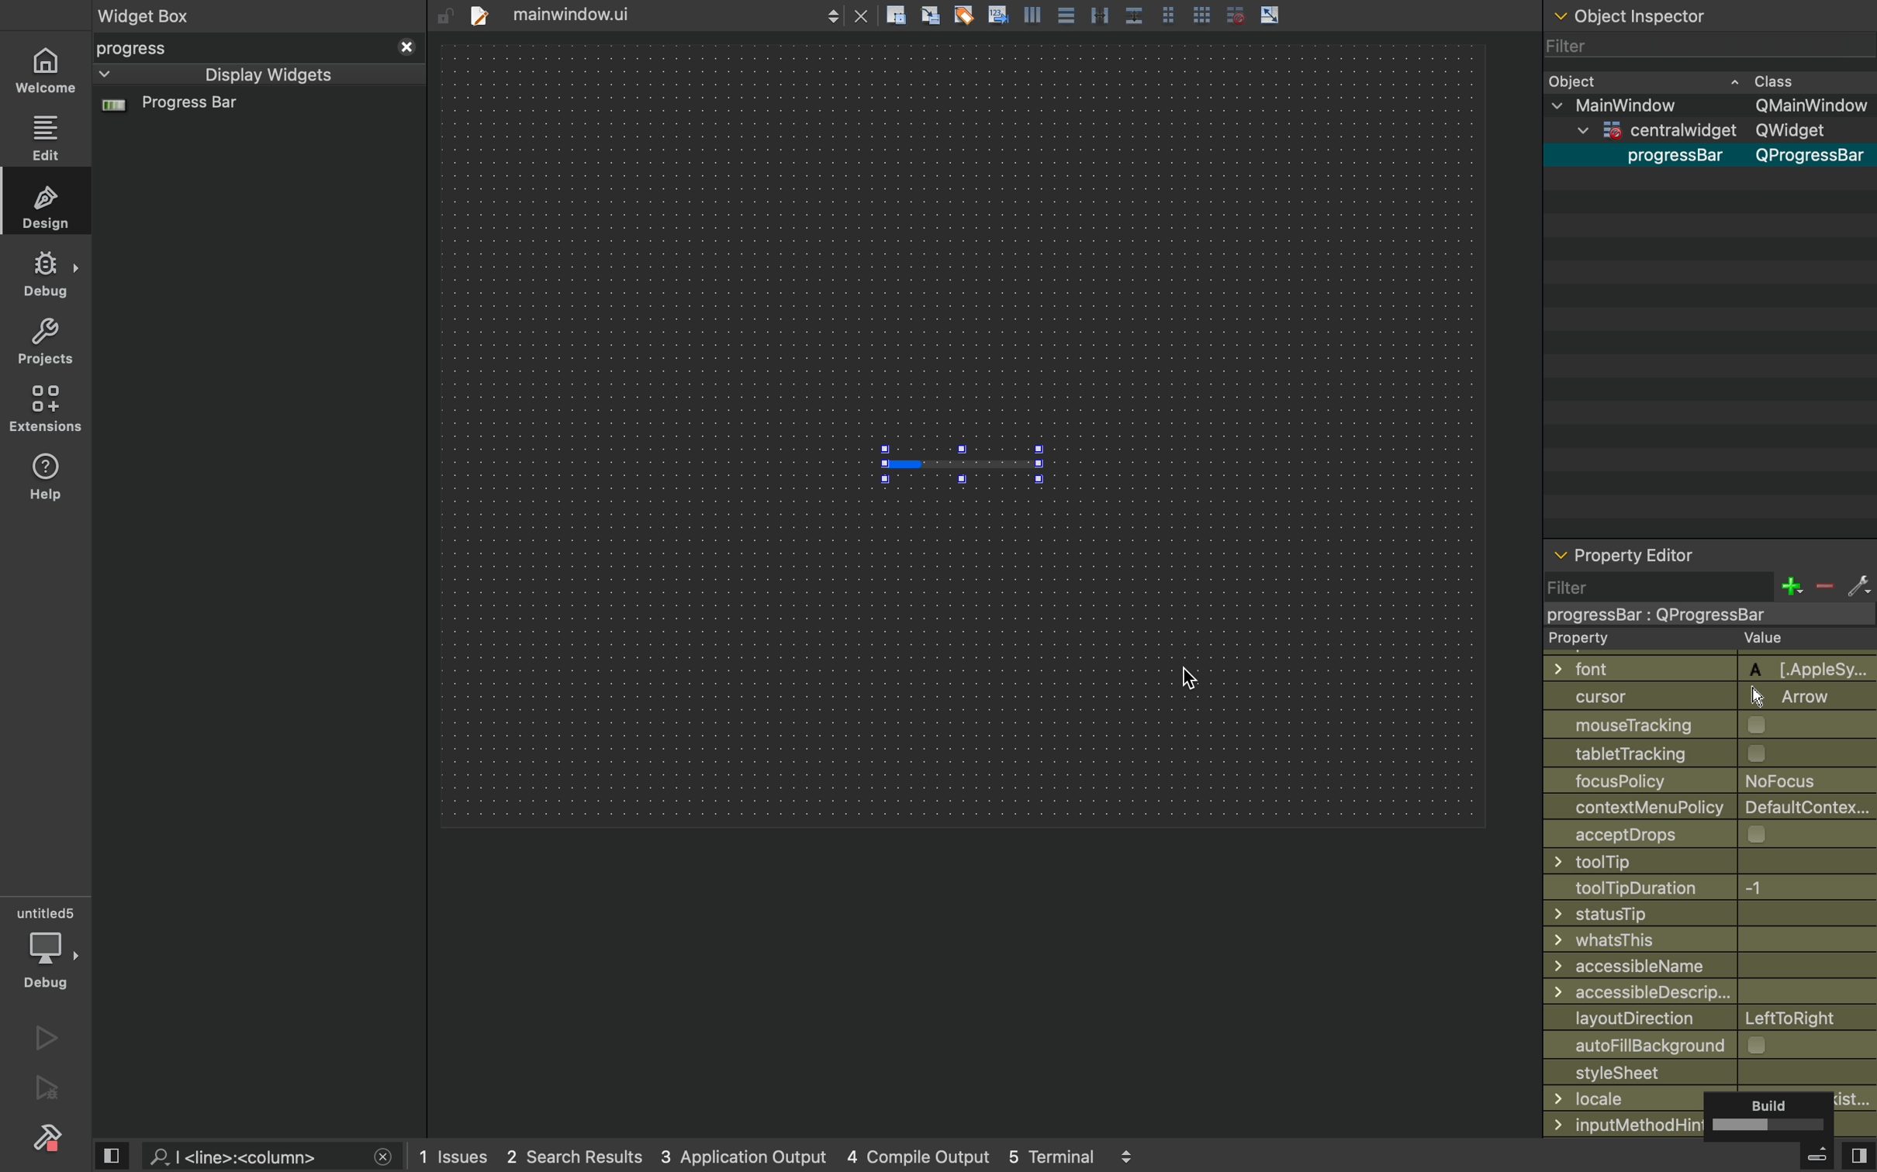  Describe the element at coordinates (237, 74) in the screenshot. I see `display widget` at that location.